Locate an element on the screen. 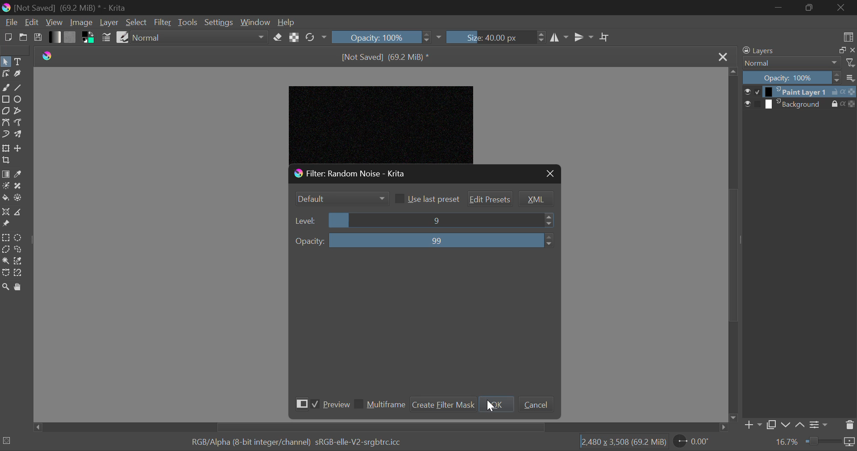  Polygon Selection is located at coordinates (5, 250).